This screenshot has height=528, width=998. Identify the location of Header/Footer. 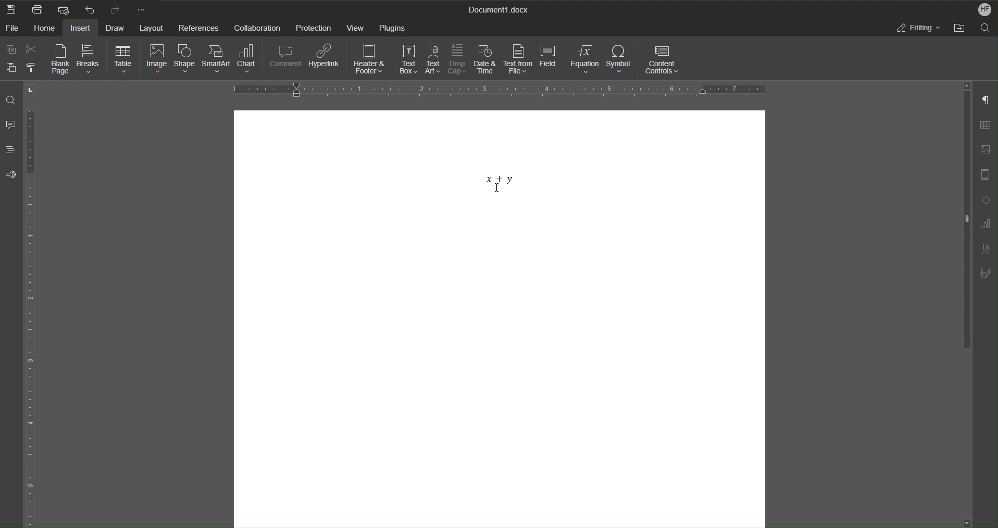
(985, 174).